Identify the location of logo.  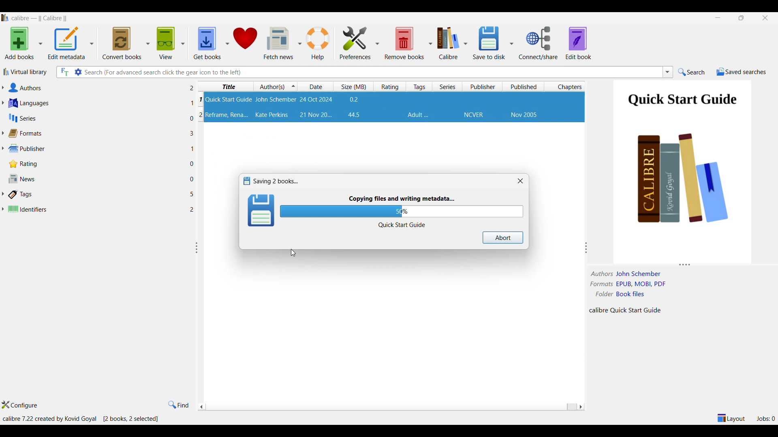
(246, 180).